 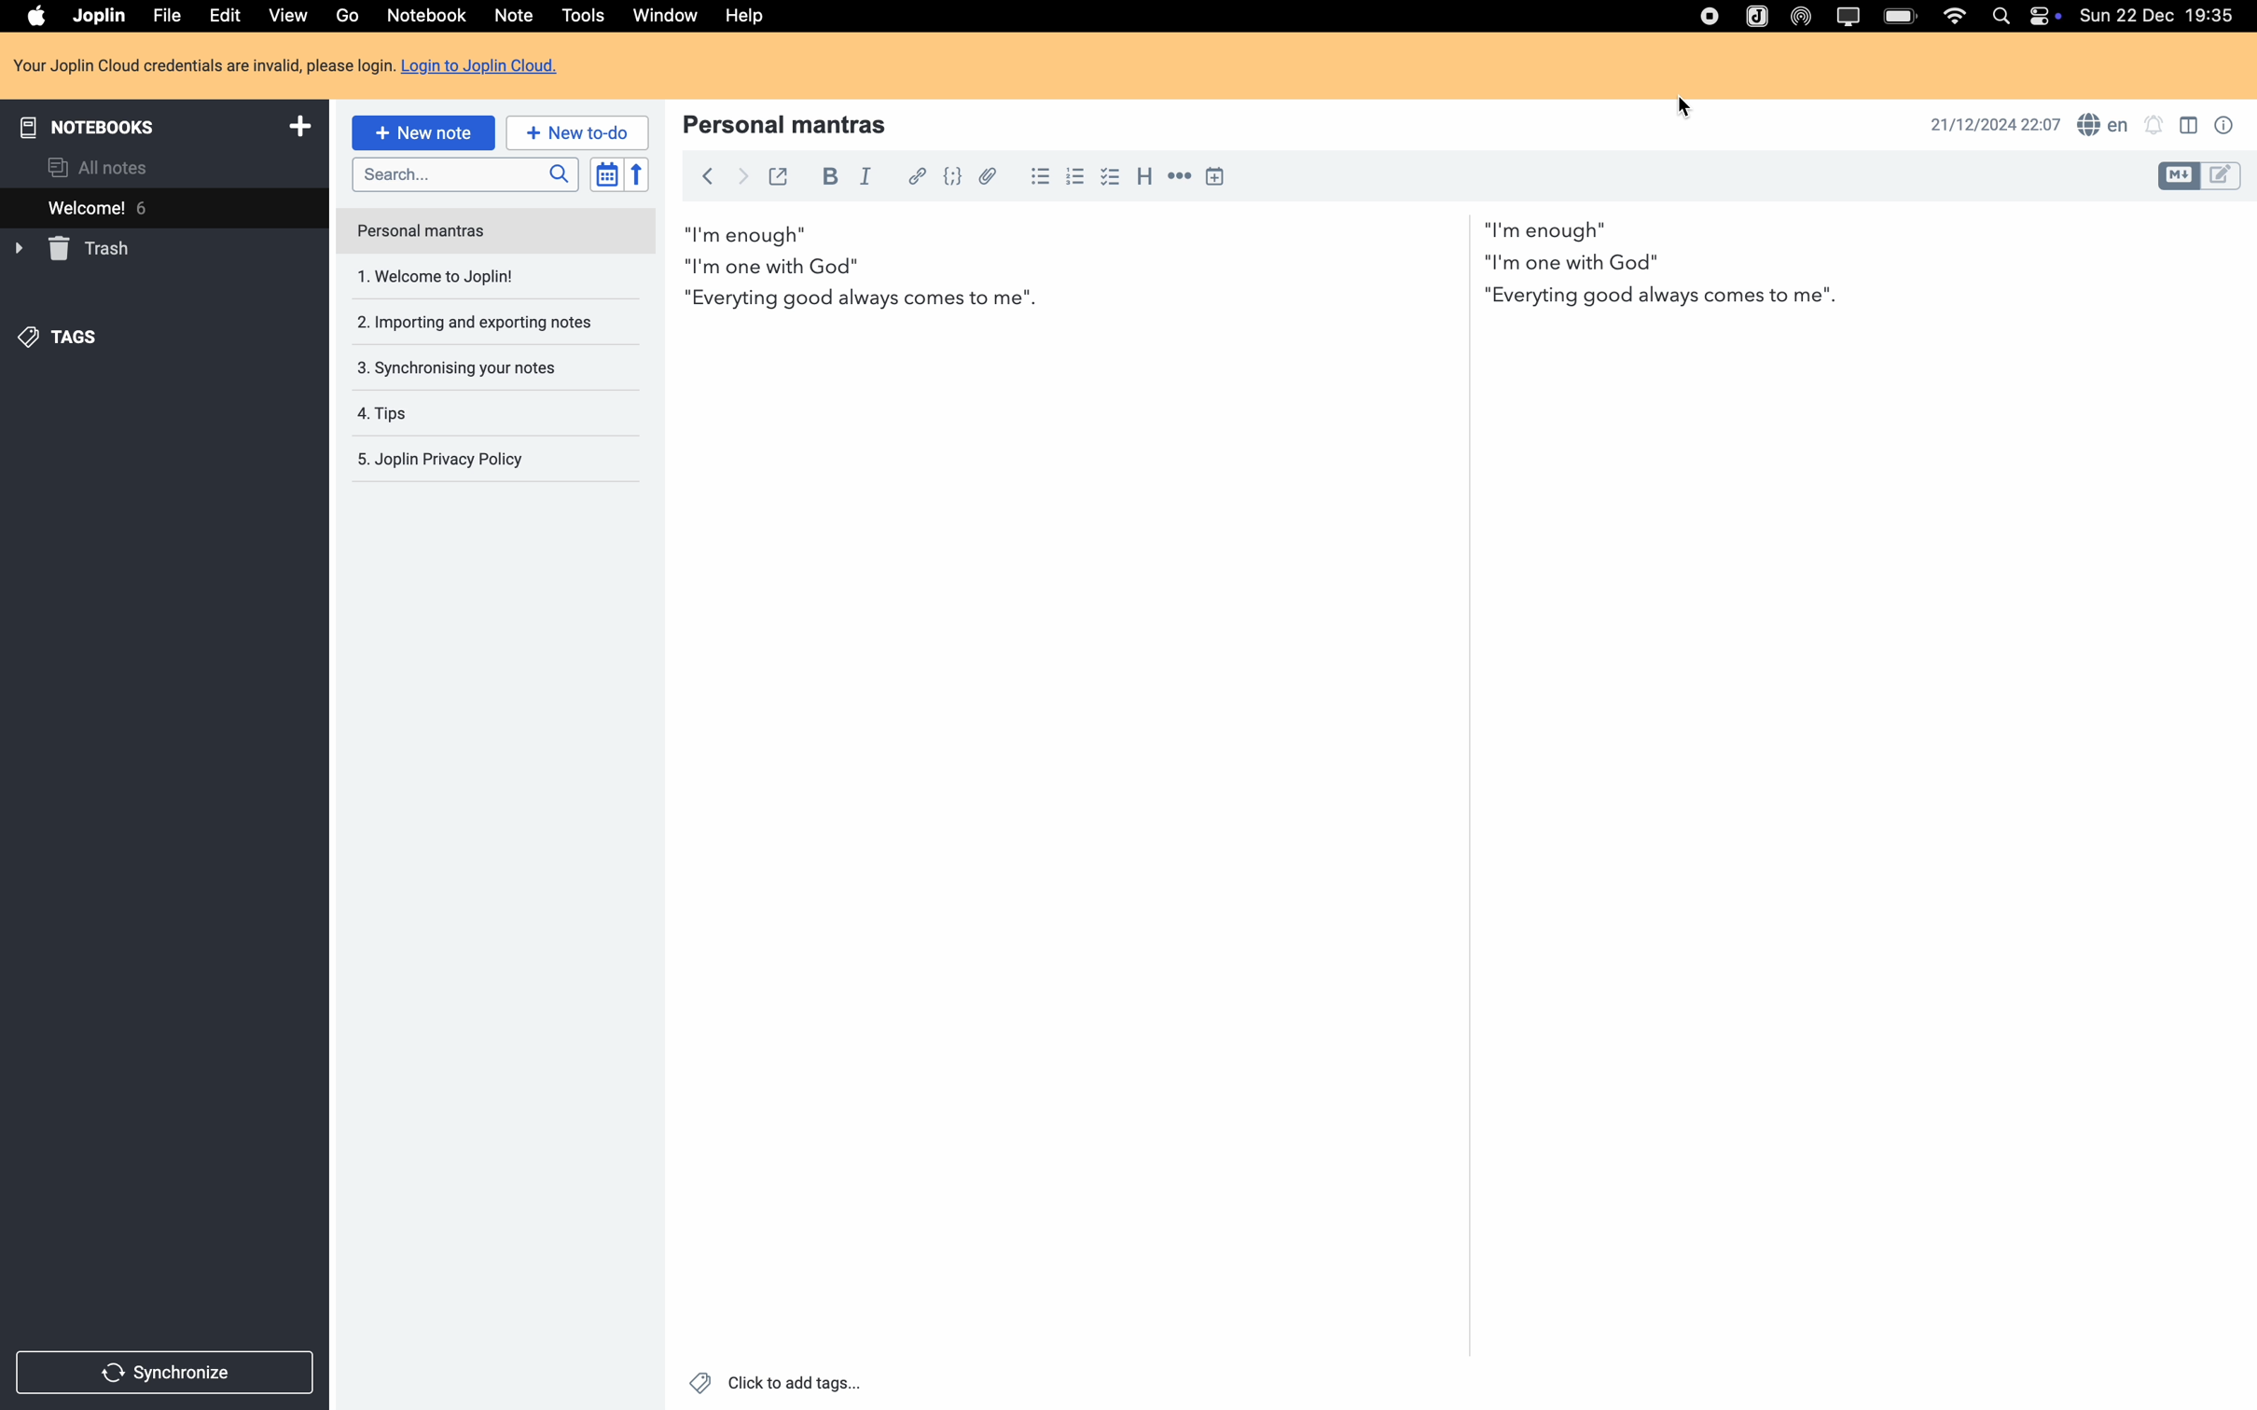 What do you see at coordinates (61, 336) in the screenshot?
I see `tags` at bounding box center [61, 336].